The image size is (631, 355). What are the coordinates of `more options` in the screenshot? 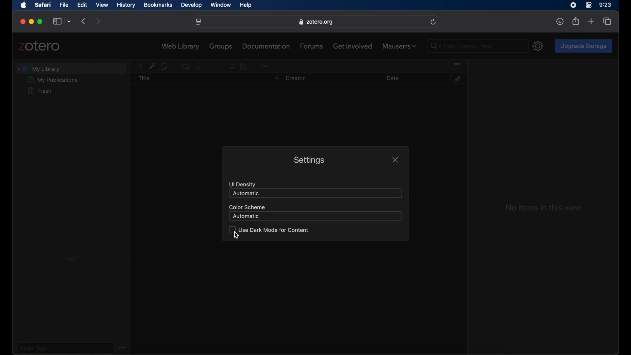 It's located at (123, 347).